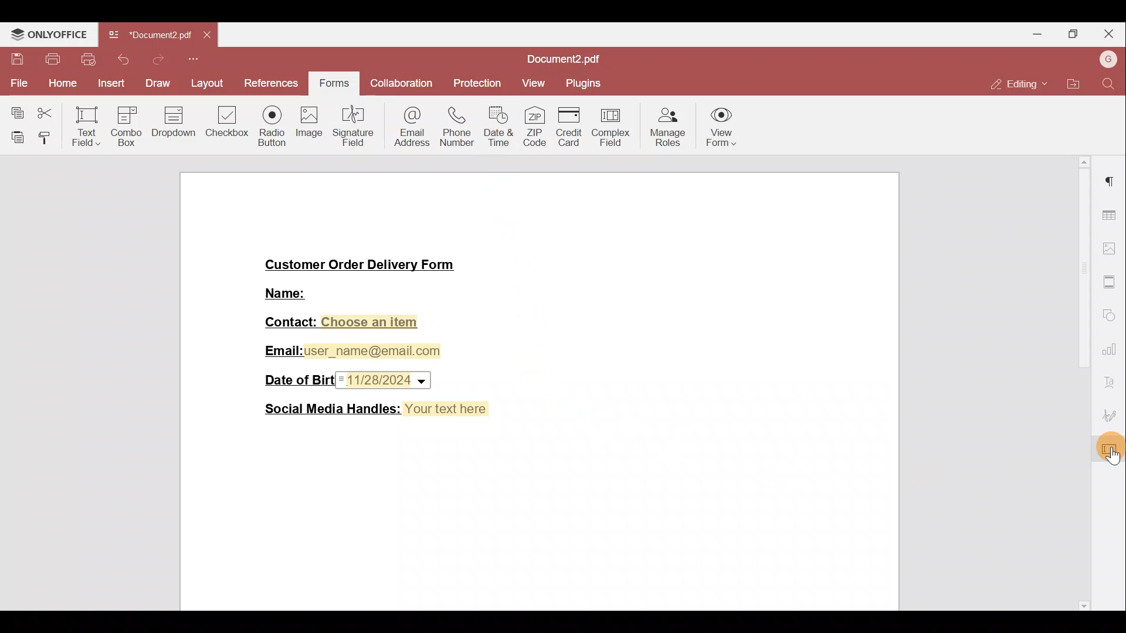 This screenshot has height=633, width=1126. I want to click on Dropdown, so click(175, 124).